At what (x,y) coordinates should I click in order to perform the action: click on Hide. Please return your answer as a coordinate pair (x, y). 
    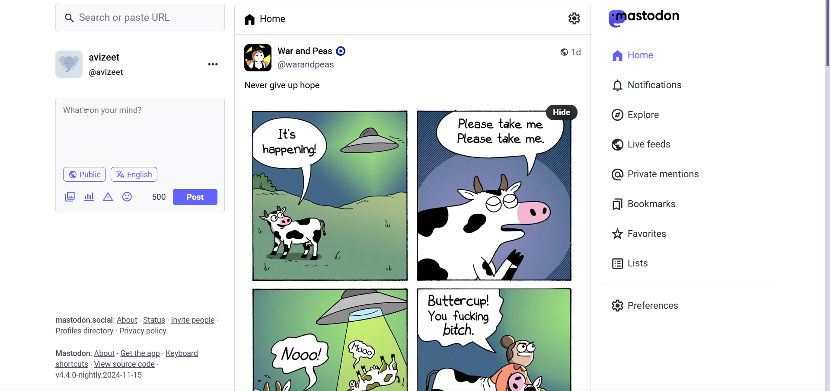
    Looking at the image, I should click on (562, 112).